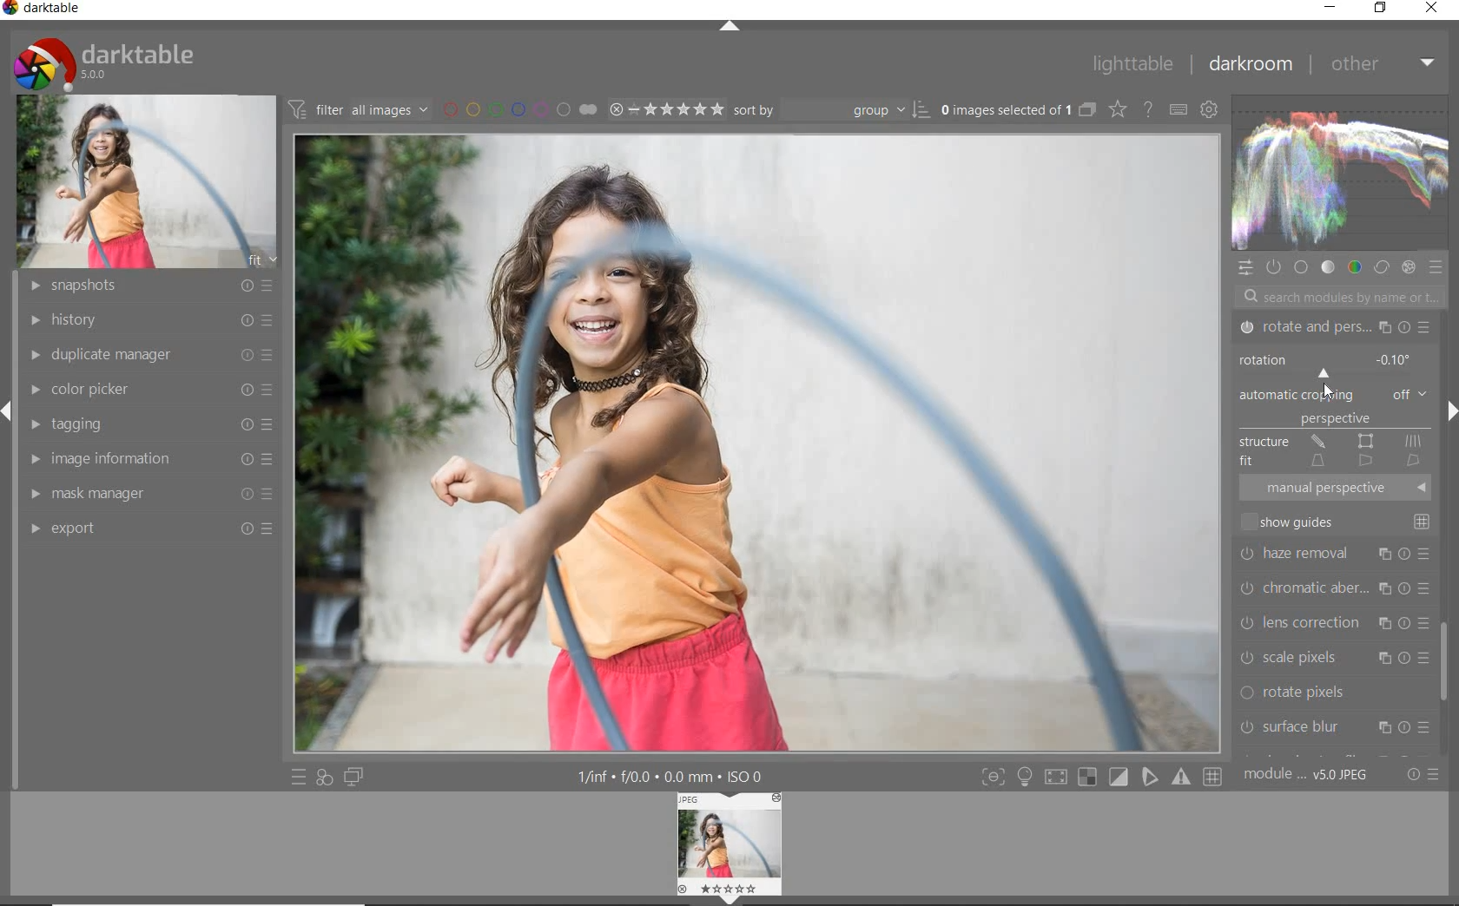 This screenshot has height=906, width=1459. I want to click on selected image, so click(757, 442).